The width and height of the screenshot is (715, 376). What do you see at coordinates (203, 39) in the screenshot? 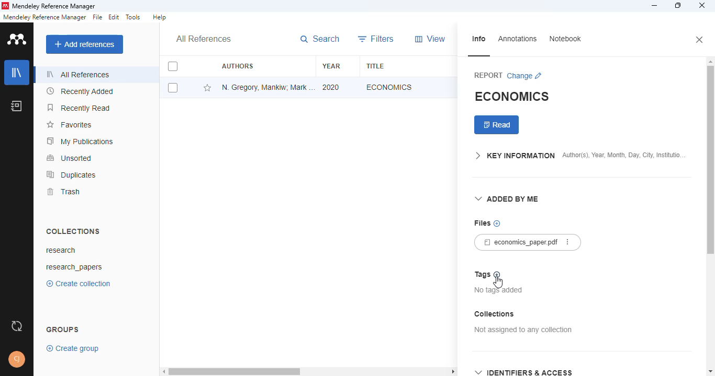
I see `all references` at bounding box center [203, 39].